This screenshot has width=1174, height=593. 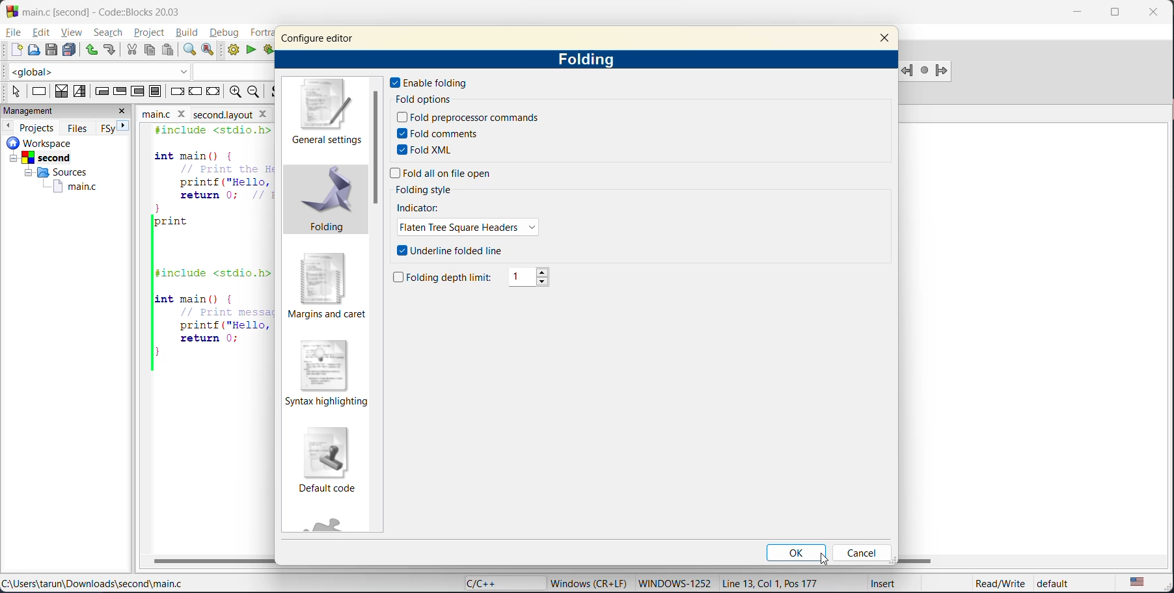 I want to click on new, so click(x=16, y=51).